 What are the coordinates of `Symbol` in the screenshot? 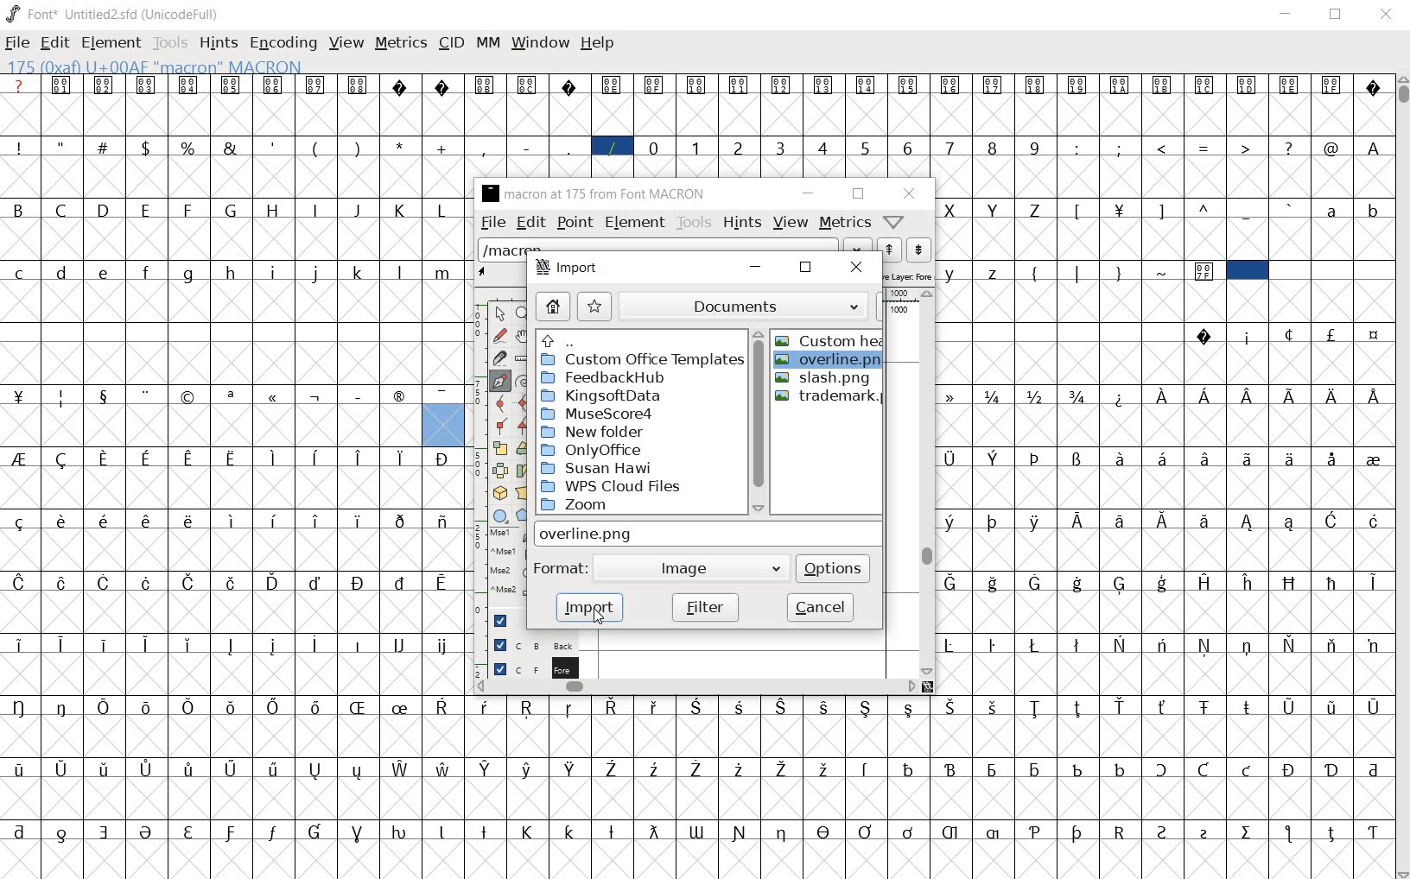 It's located at (1206, 86).